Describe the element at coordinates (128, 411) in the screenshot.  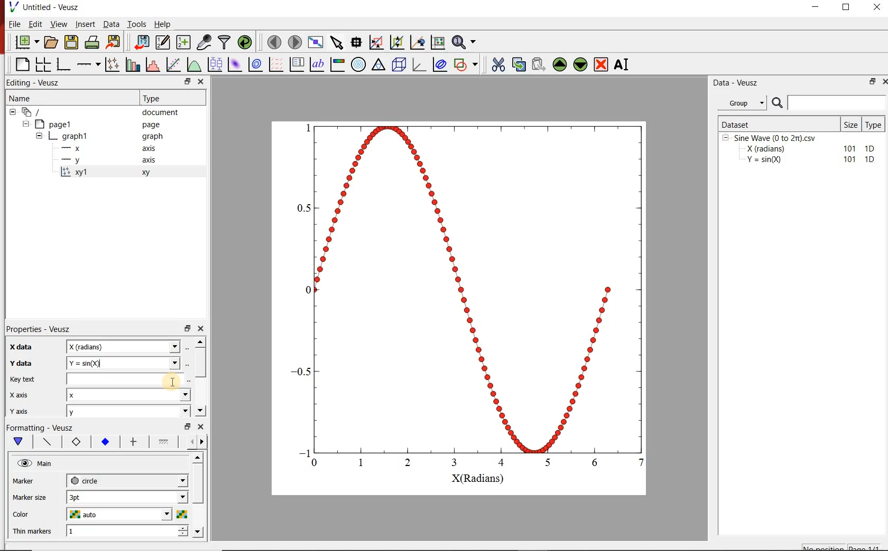
I see `y` at that location.